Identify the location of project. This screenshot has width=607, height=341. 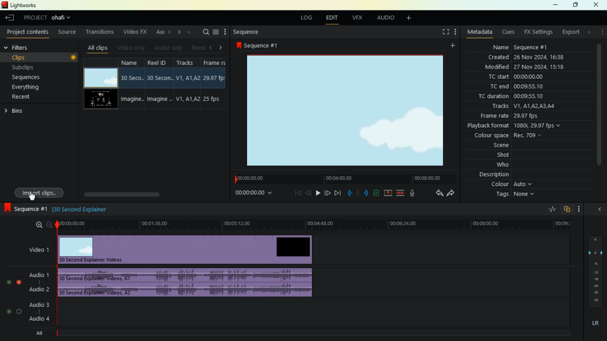
(50, 18).